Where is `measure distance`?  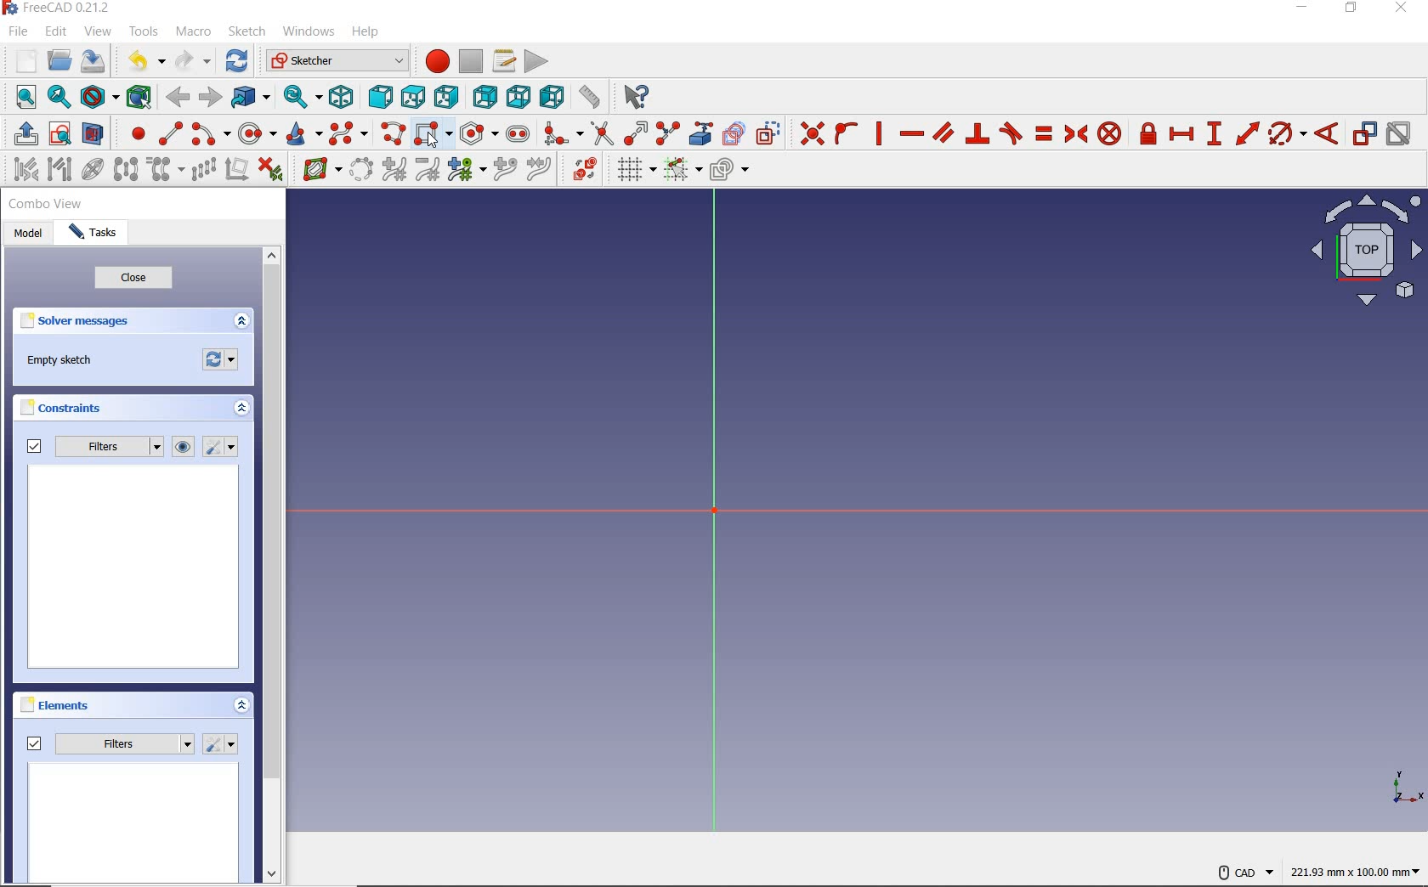 measure distance is located at coordinates (589, 97).